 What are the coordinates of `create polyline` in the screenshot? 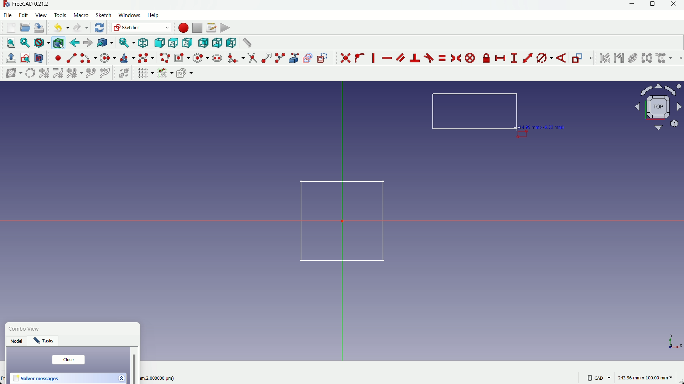 It's located at (164, 58).